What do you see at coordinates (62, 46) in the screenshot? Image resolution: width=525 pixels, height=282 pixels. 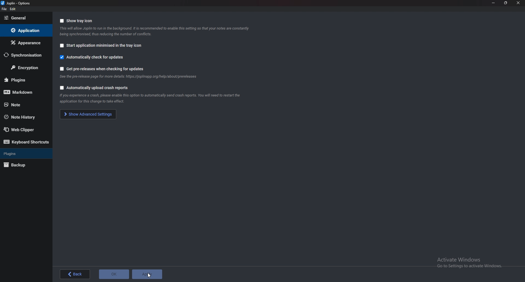 I see `Checkbox ` at bounding box center [62, 46].